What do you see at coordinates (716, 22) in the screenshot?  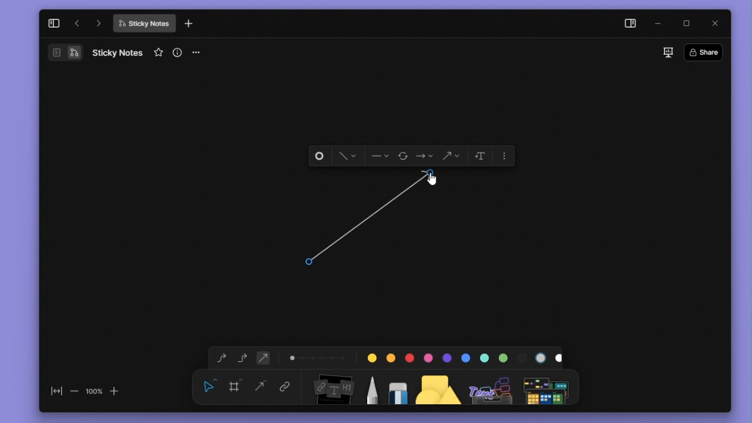 I see `close` at bounding box center [716, 22].